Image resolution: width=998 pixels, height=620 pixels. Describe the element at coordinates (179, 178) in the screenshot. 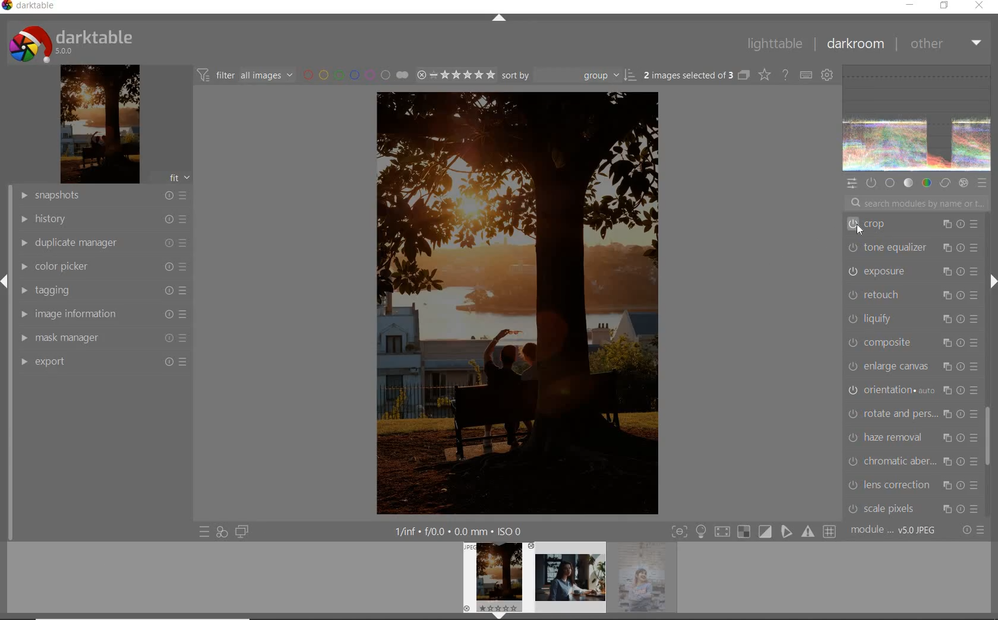

I see `fit` at that location.